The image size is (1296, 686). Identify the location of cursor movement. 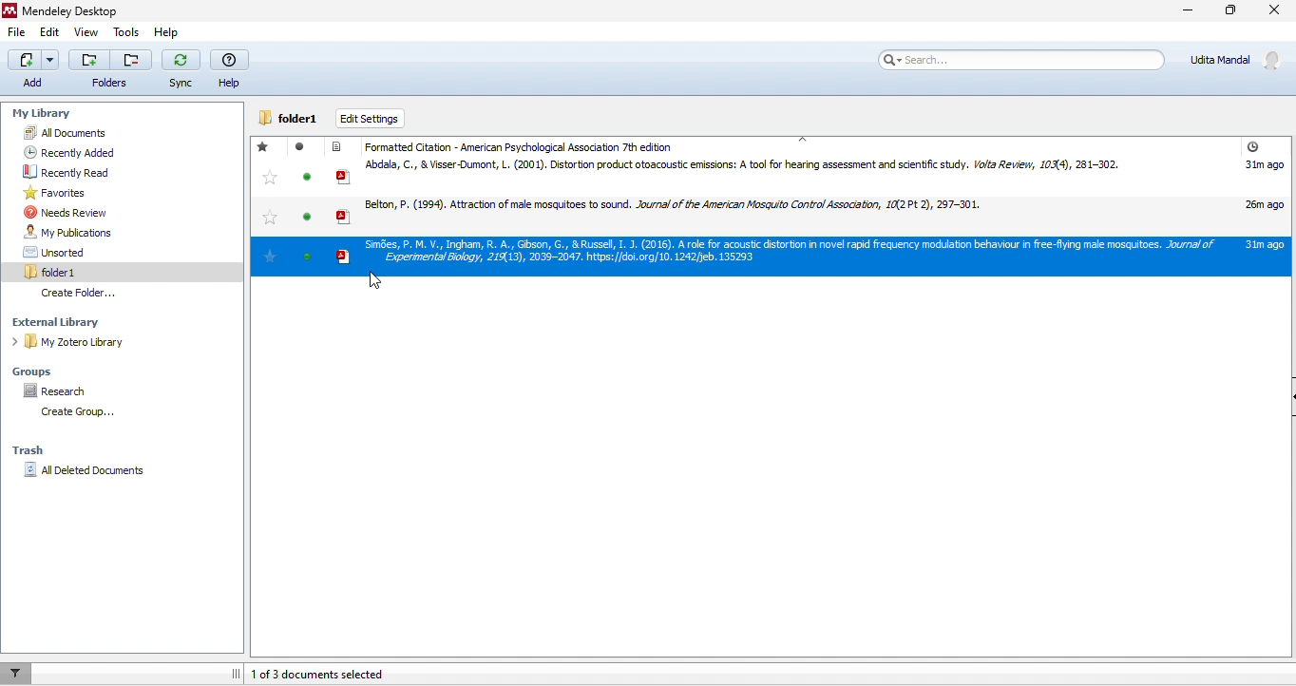
(375, 282).